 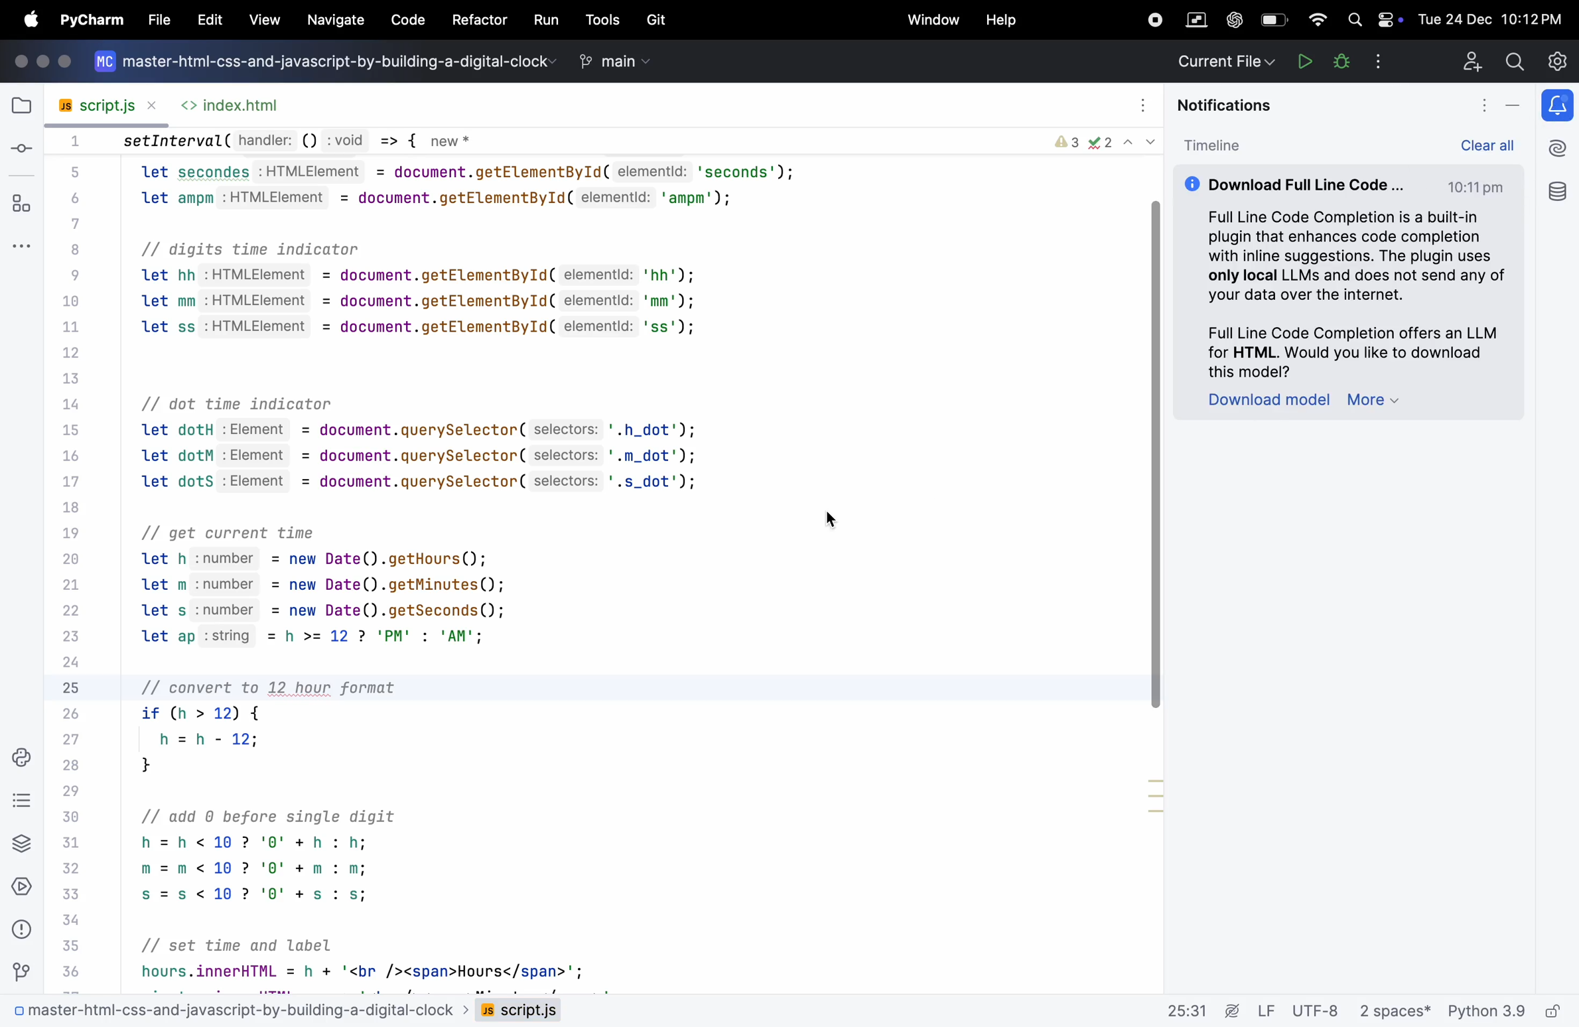 What do you see at coordinates (1556, 189) in the screenshot?
I see `data base` at bounding box center [1556, 189].